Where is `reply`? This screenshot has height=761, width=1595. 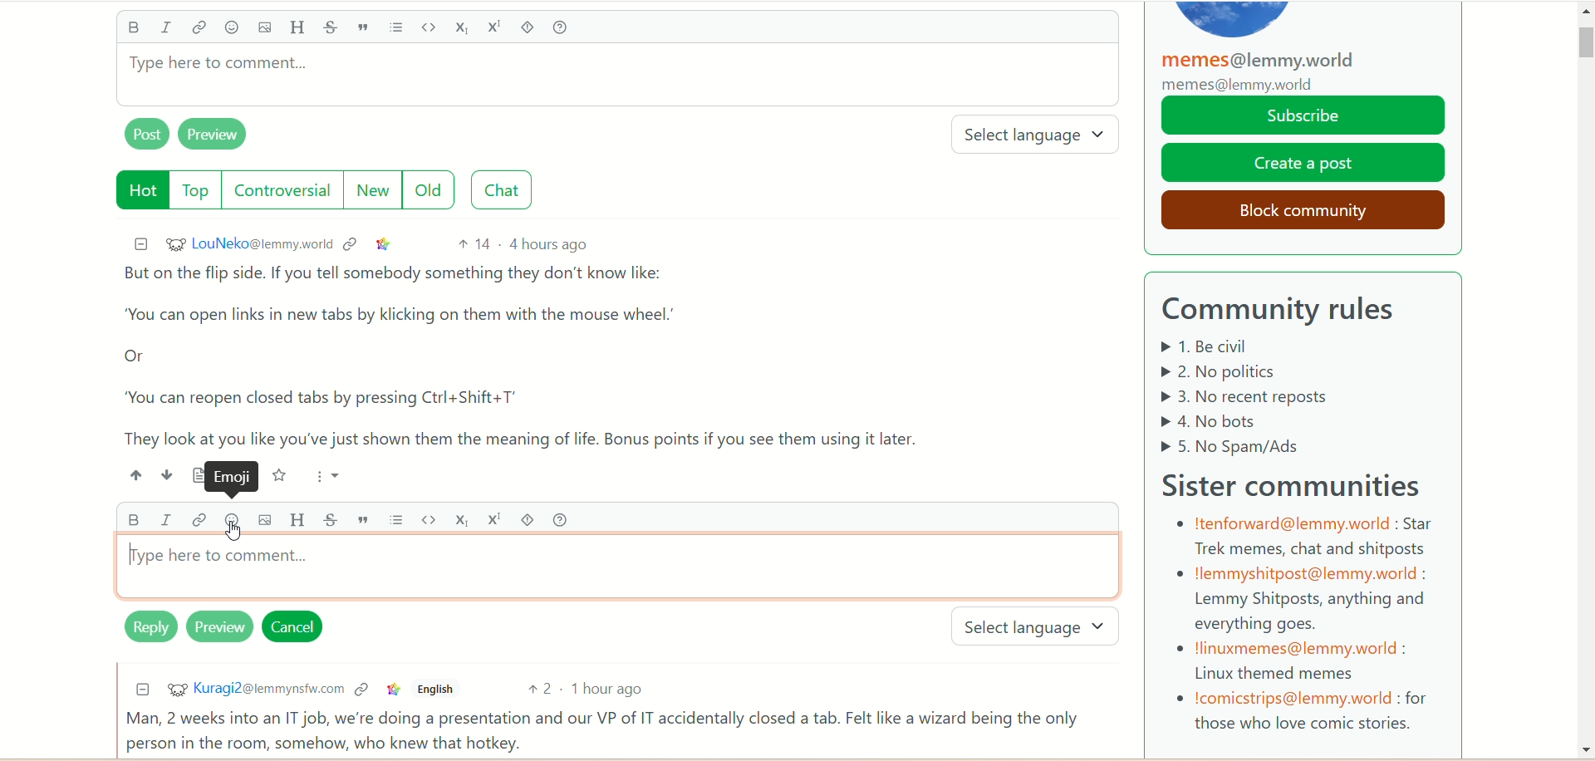
reply is located at coordinates (138, 631).